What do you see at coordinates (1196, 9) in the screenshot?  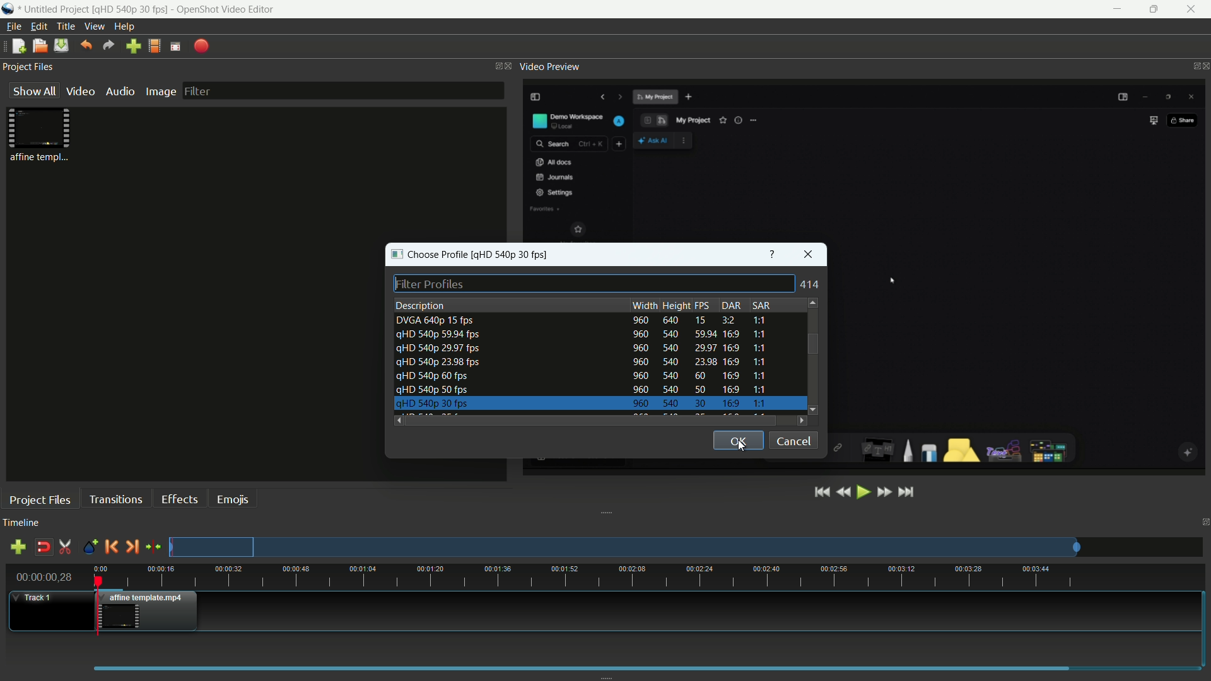 I see `close app` at bounding box center [1196, 9].